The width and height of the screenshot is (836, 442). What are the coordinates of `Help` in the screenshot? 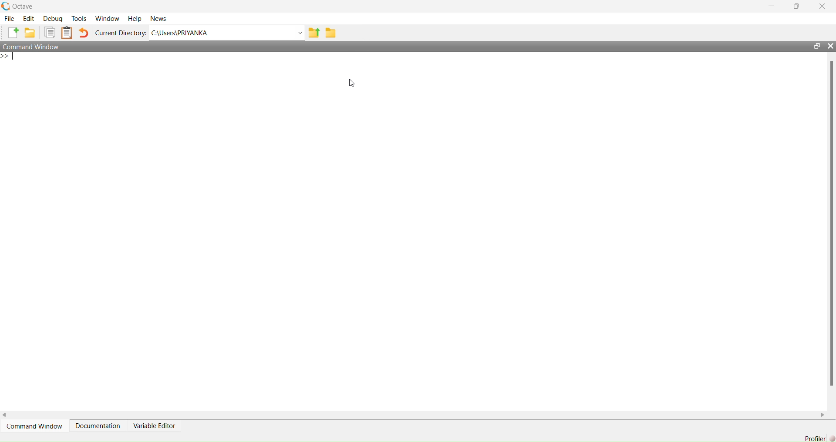 It's located at (135, 18).